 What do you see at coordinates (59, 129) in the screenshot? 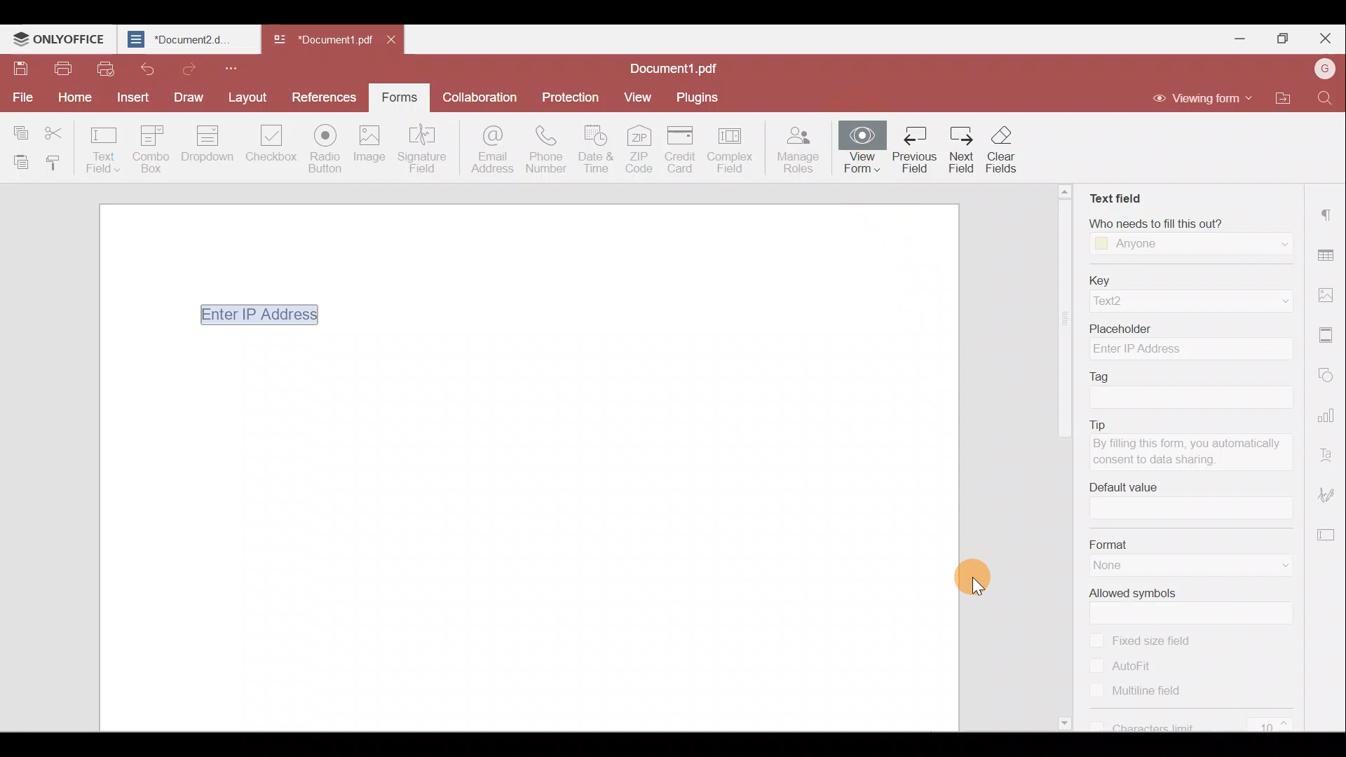
I see `Cut` at bounding box center [59, 129].